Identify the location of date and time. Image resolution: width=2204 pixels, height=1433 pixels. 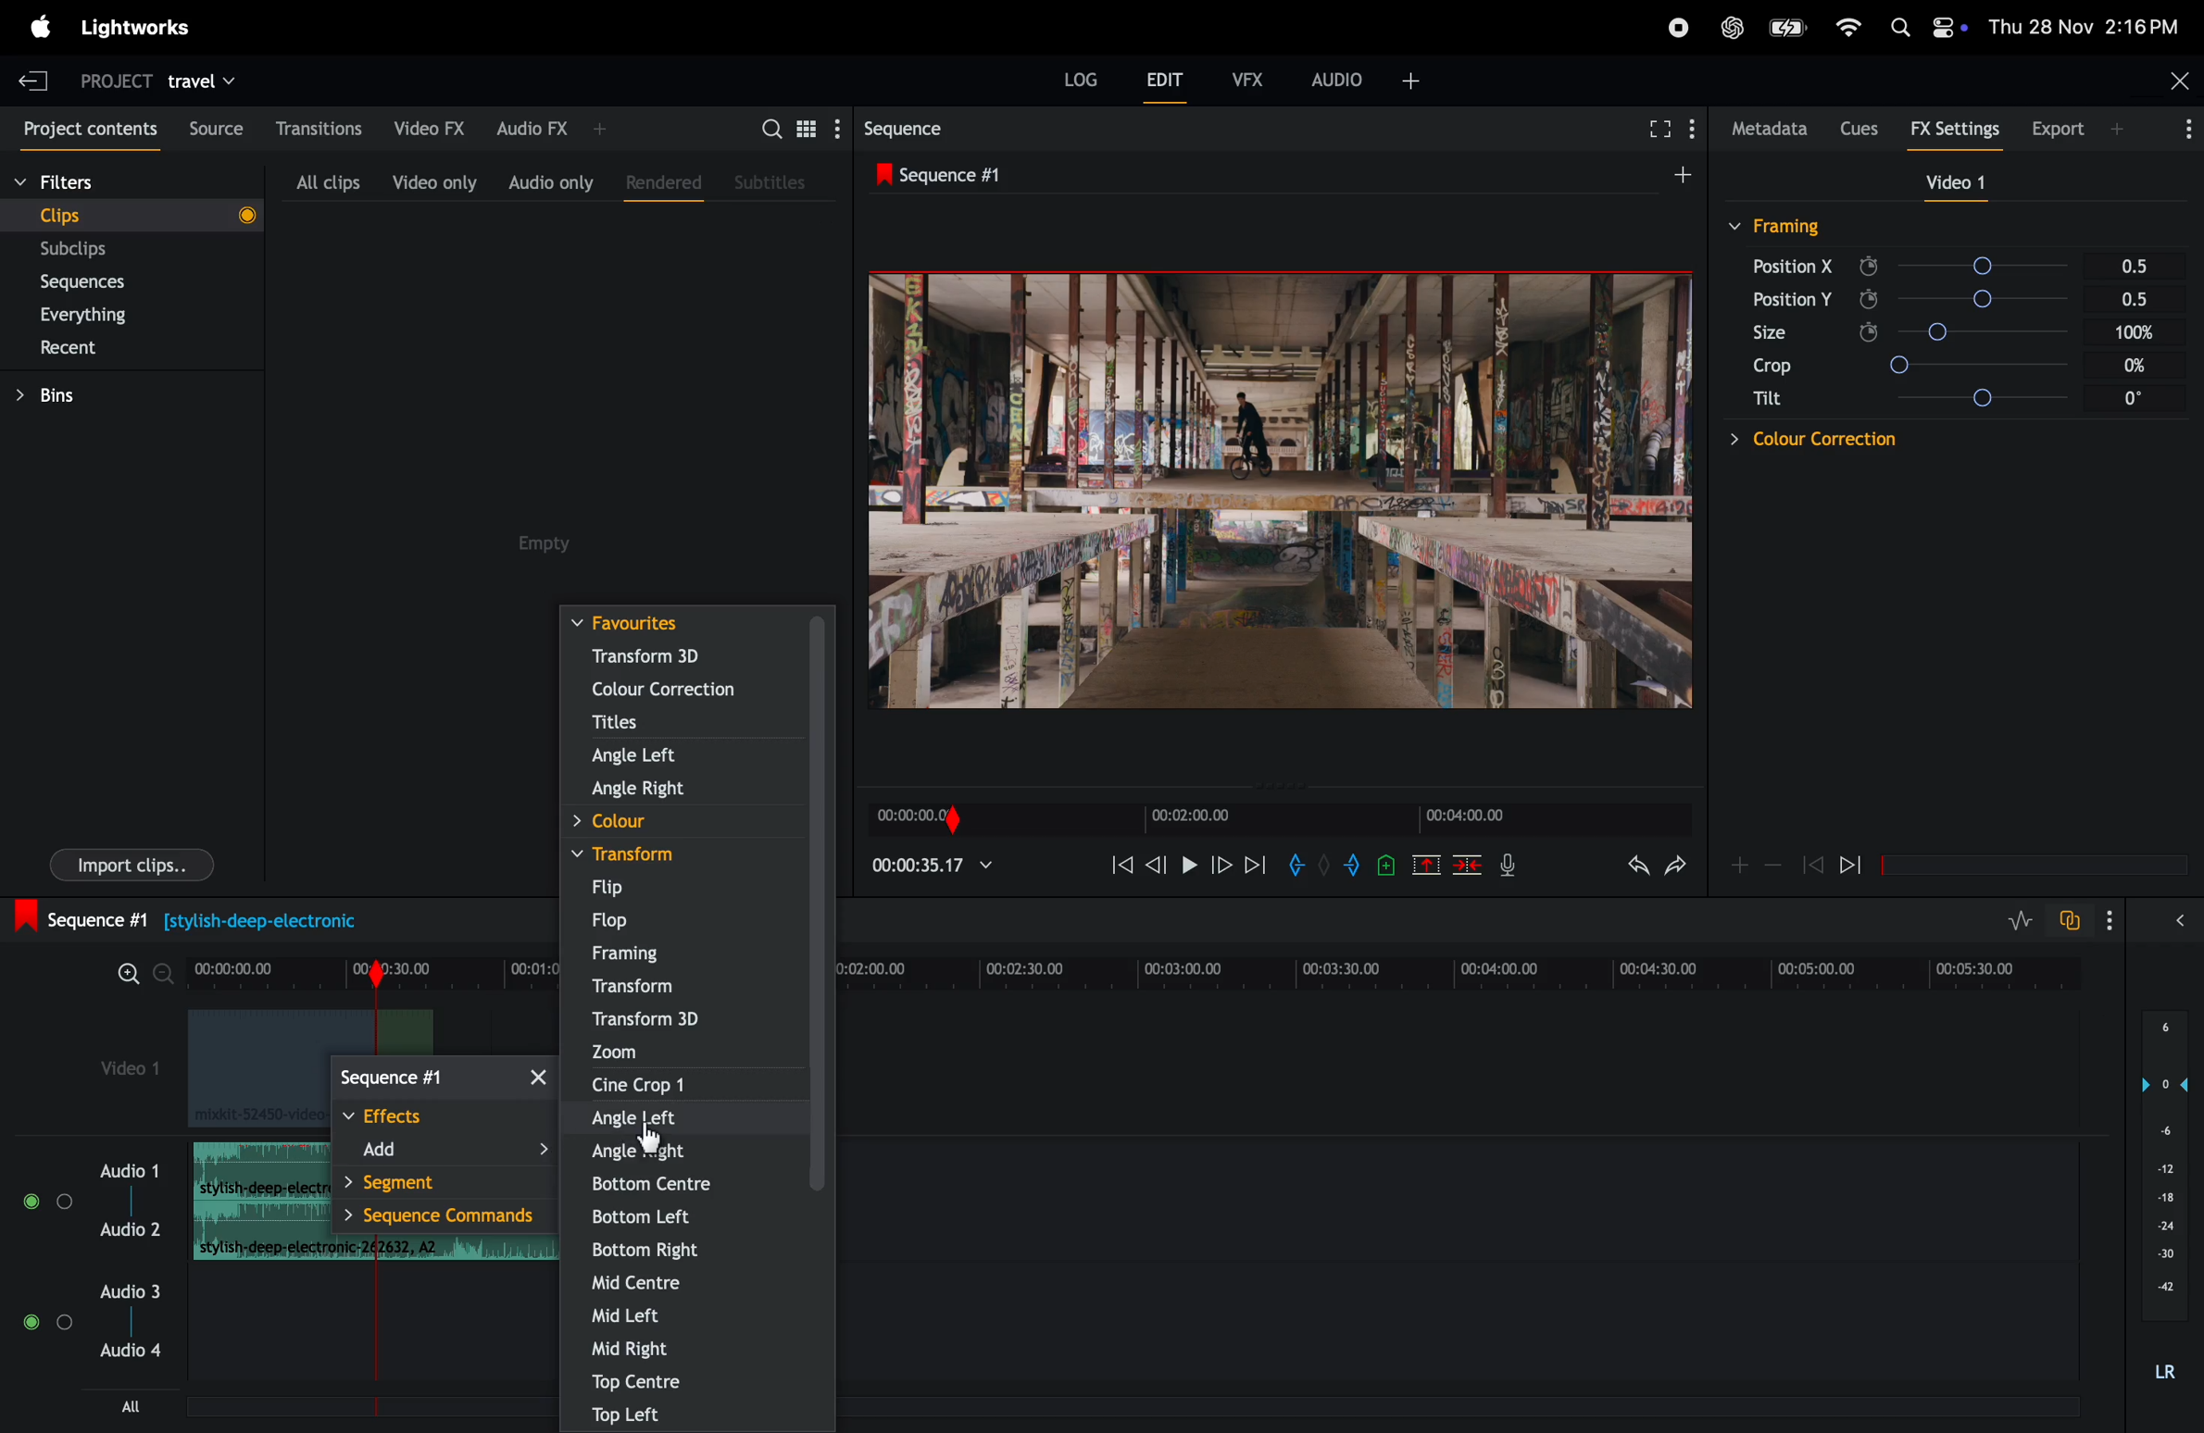
(2092, 25).